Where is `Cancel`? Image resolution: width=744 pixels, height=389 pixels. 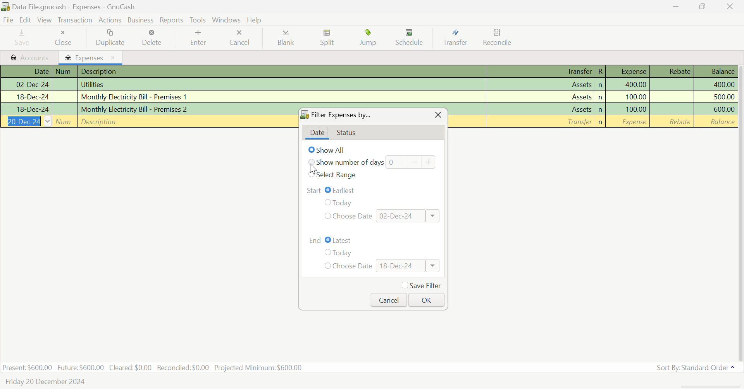 Cancel is located at coordinates (241, 39).